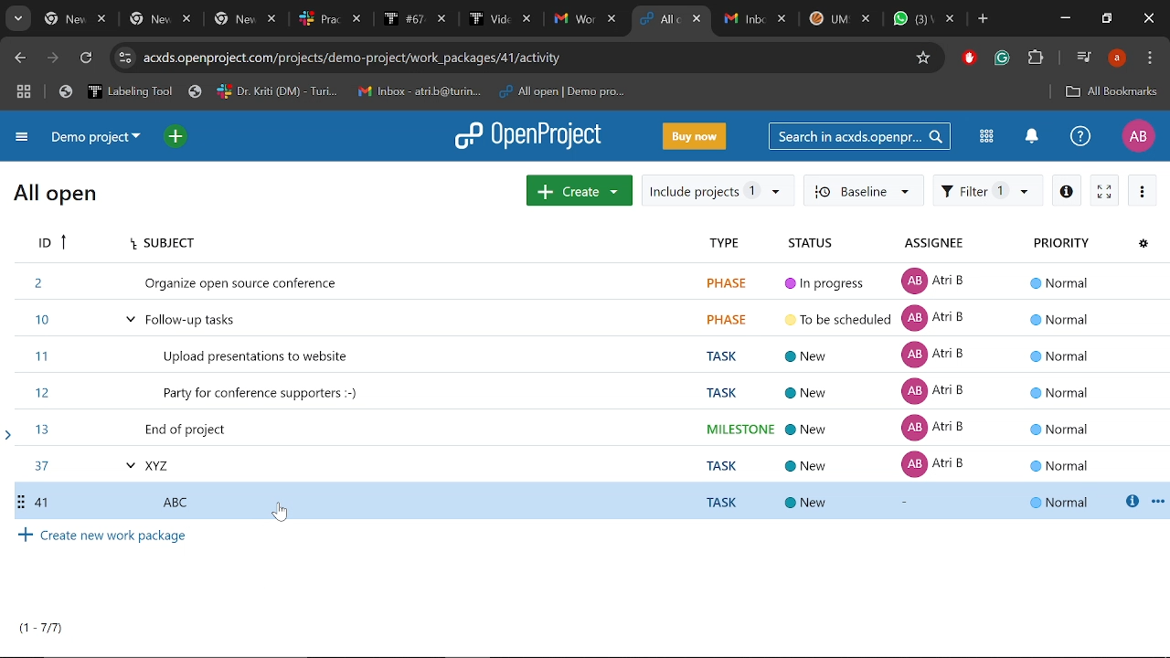 The height and width of the screenshot is (658, 1170). What do you see at coordinates (941, 243) in the screenshot?
I see `Assignee` at bounding box center [941, 243].